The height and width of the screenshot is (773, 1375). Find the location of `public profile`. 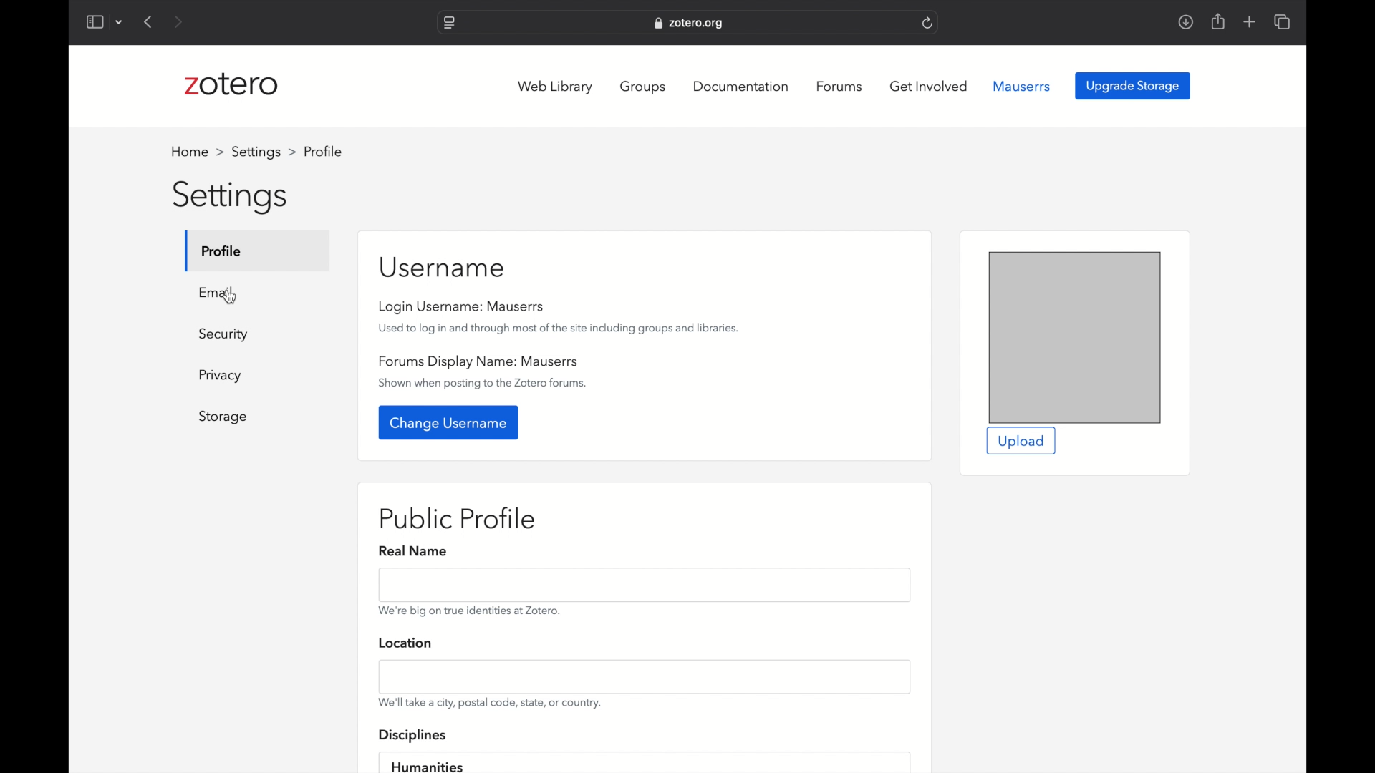

public profile is located at coordinates (459, 519).